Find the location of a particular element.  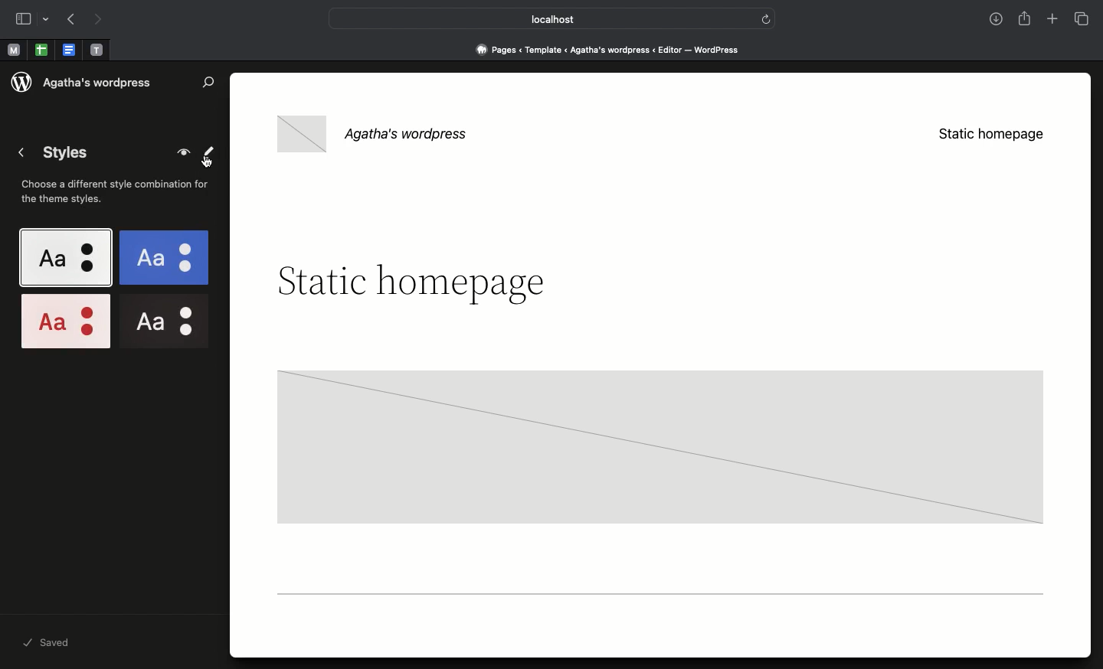

drop-down is located at coordinates (48, 20).